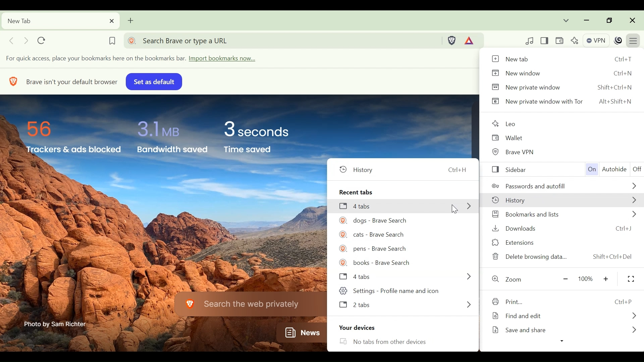 The width and height of the screenshot is (644, 362). What do you see at coordinates (563, 257) in the screenshot?
I see `Delete browsing data... Shift+Ctrl+Del` at bounding box center [563, 257].